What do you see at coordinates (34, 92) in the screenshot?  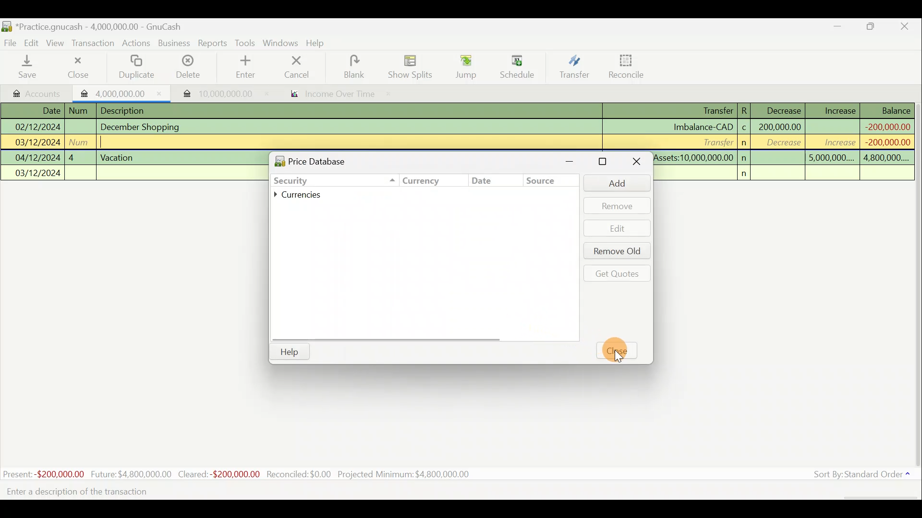 I see `Accounts` at bounding box center [34, 92].